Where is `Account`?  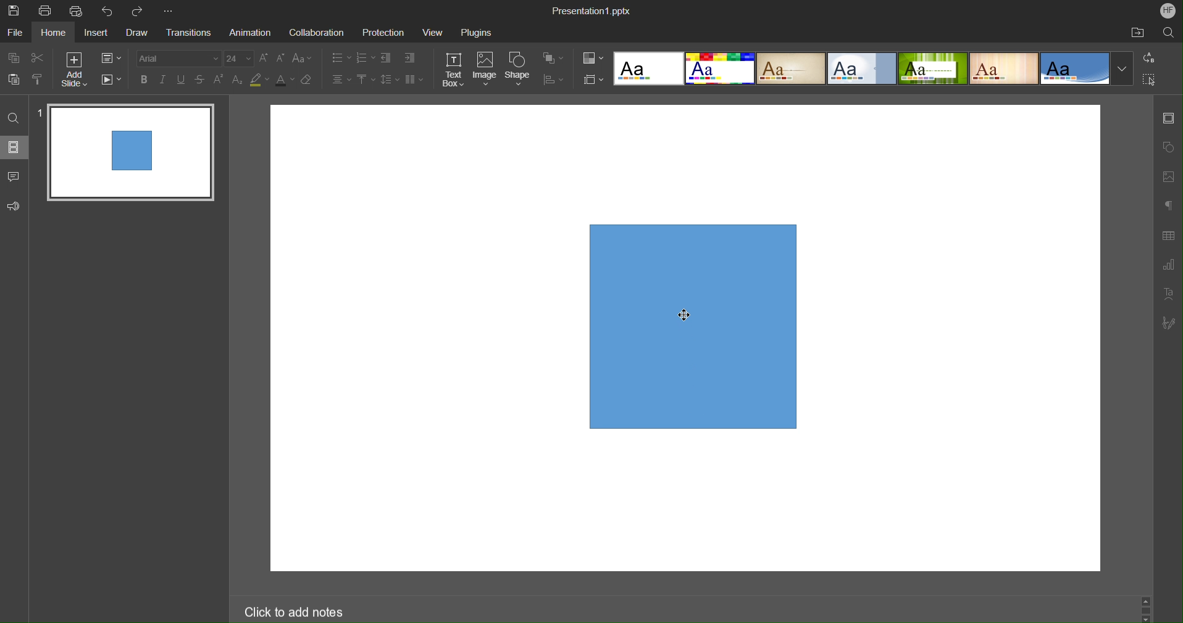
Account is located at coordinates (1166, 12).